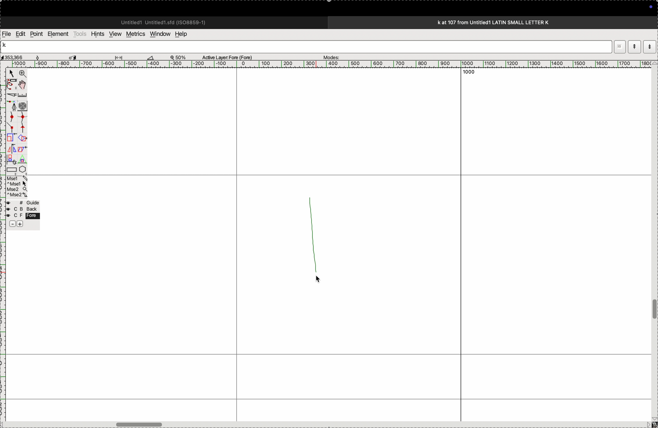  What do you see at coordinates (11, 74) in the screenshot?
I see `cursor` at bounding box center [11, 74].